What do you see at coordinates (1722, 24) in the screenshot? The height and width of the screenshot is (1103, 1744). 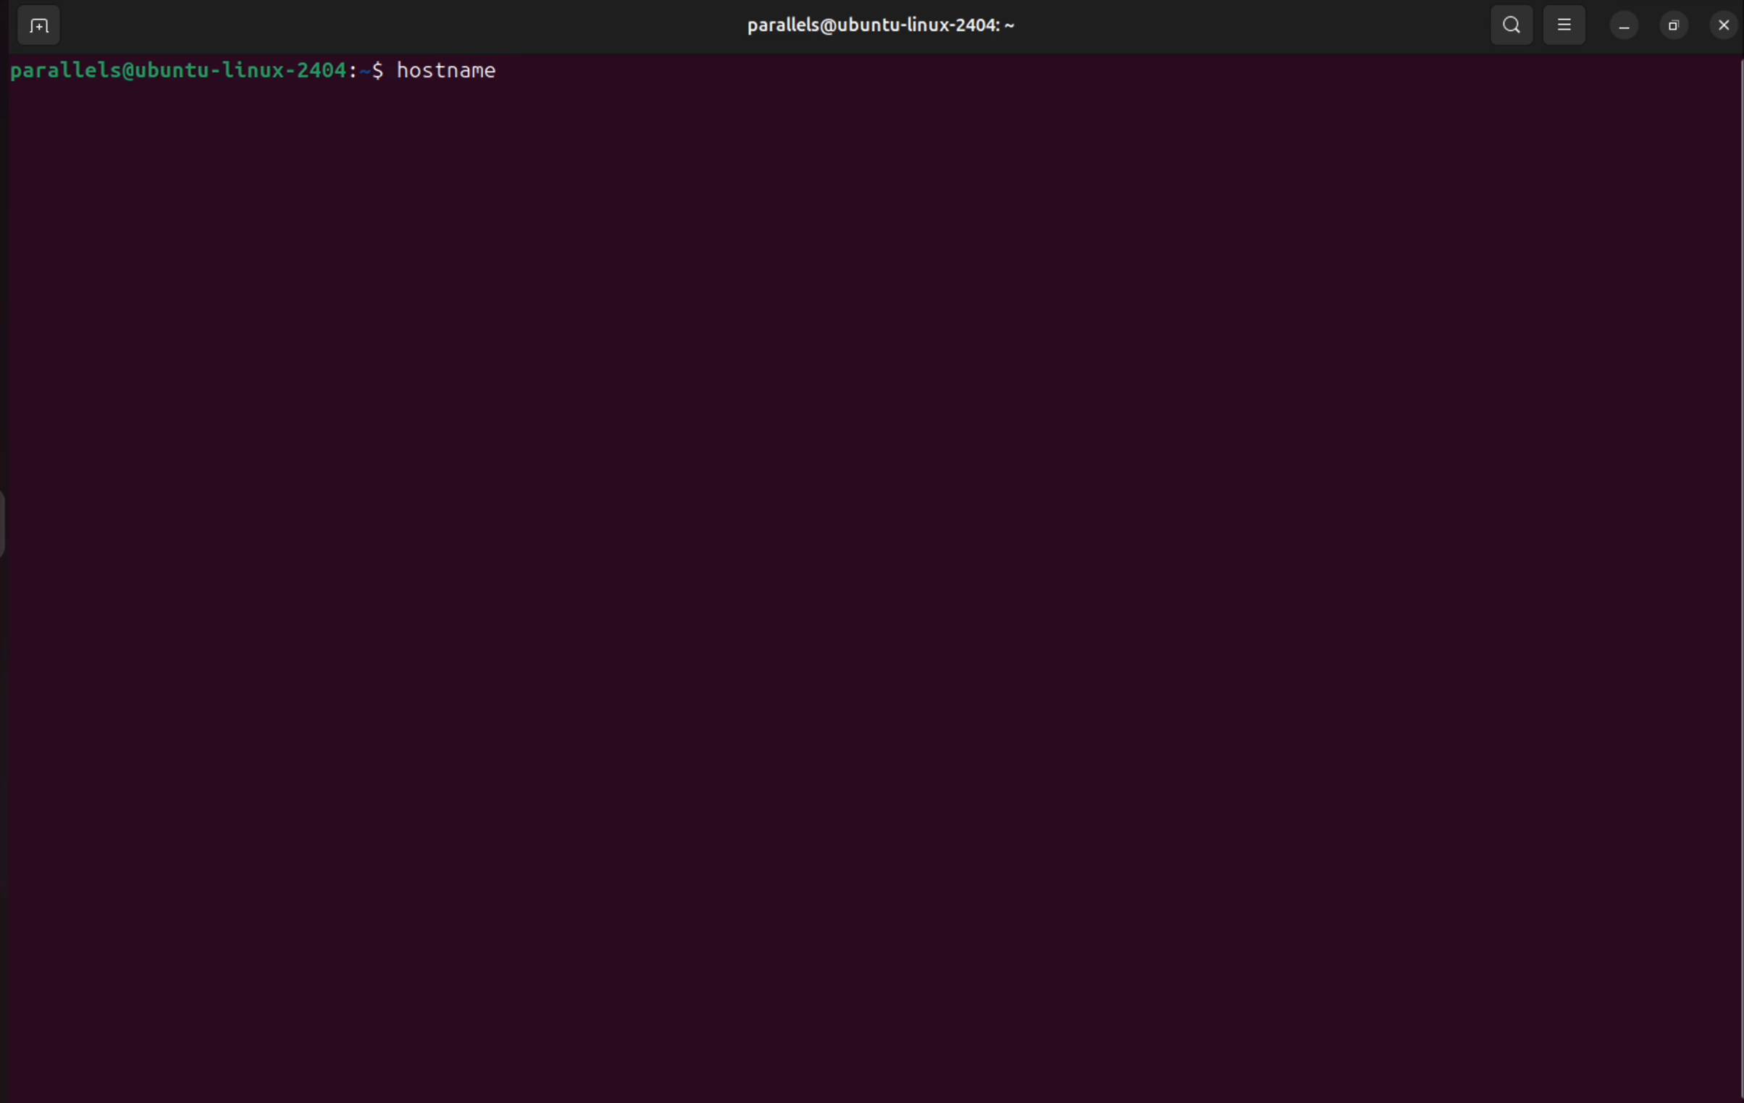 I see `close` at bounding box center [1722, 24].